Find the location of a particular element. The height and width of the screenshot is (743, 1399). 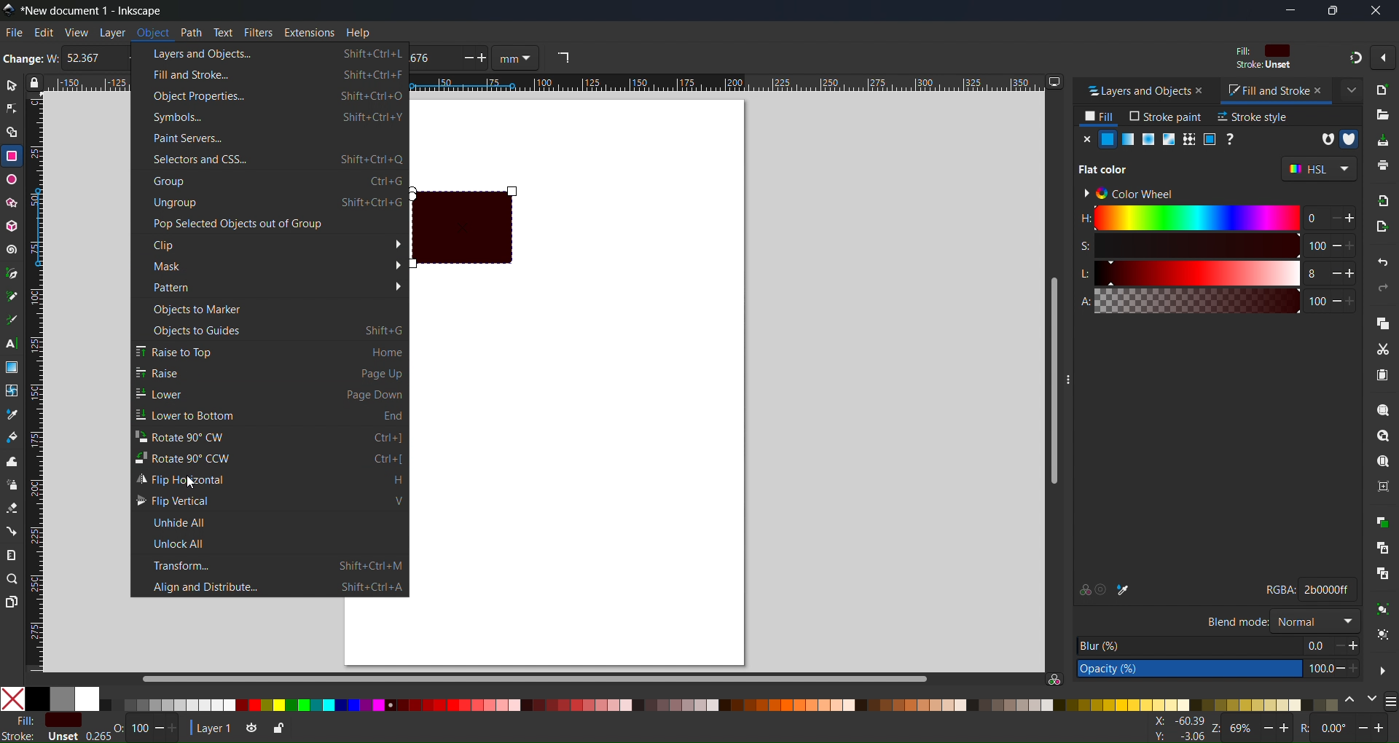

Color hamburger menu is located at coordinates (1390, 702).